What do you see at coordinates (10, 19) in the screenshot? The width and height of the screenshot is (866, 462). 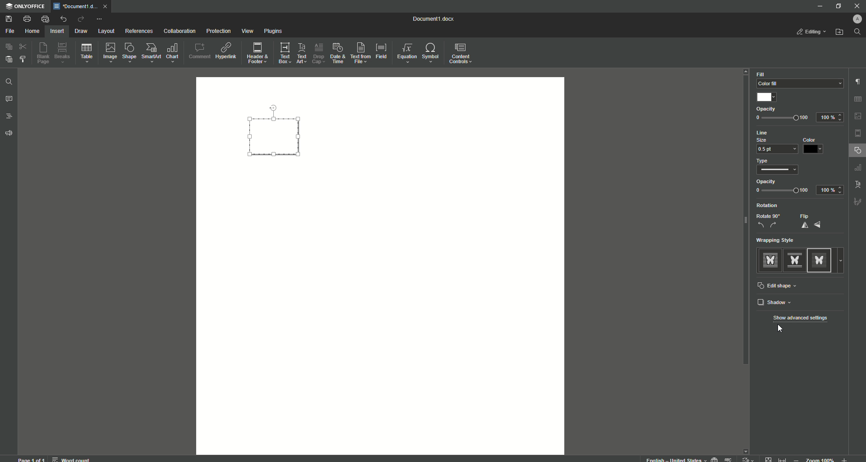 I see `Save` at bounding box center [10, 19].